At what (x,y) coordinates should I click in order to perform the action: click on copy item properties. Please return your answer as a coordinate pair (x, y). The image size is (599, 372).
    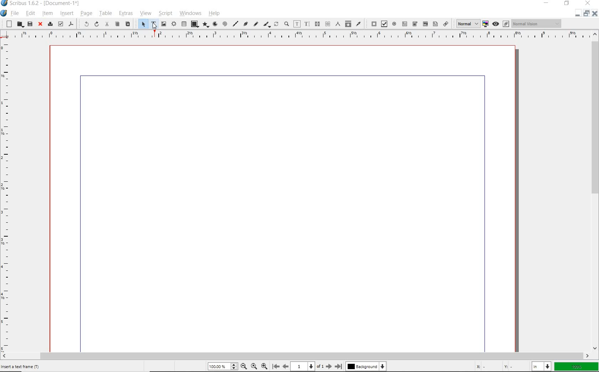
    Looking at the image, I should click on (348, 24).